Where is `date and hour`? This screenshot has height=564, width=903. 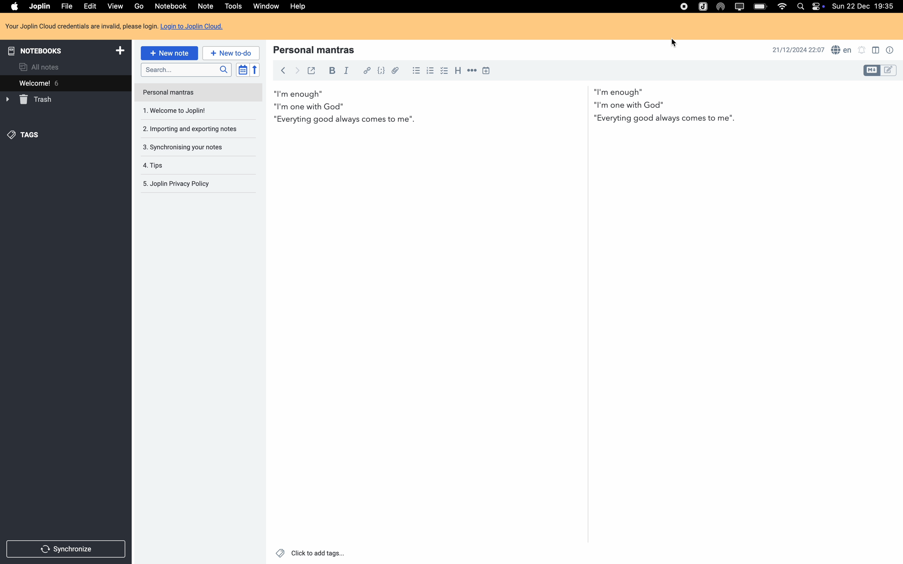
date and hour is located at coordinates (866, 6).